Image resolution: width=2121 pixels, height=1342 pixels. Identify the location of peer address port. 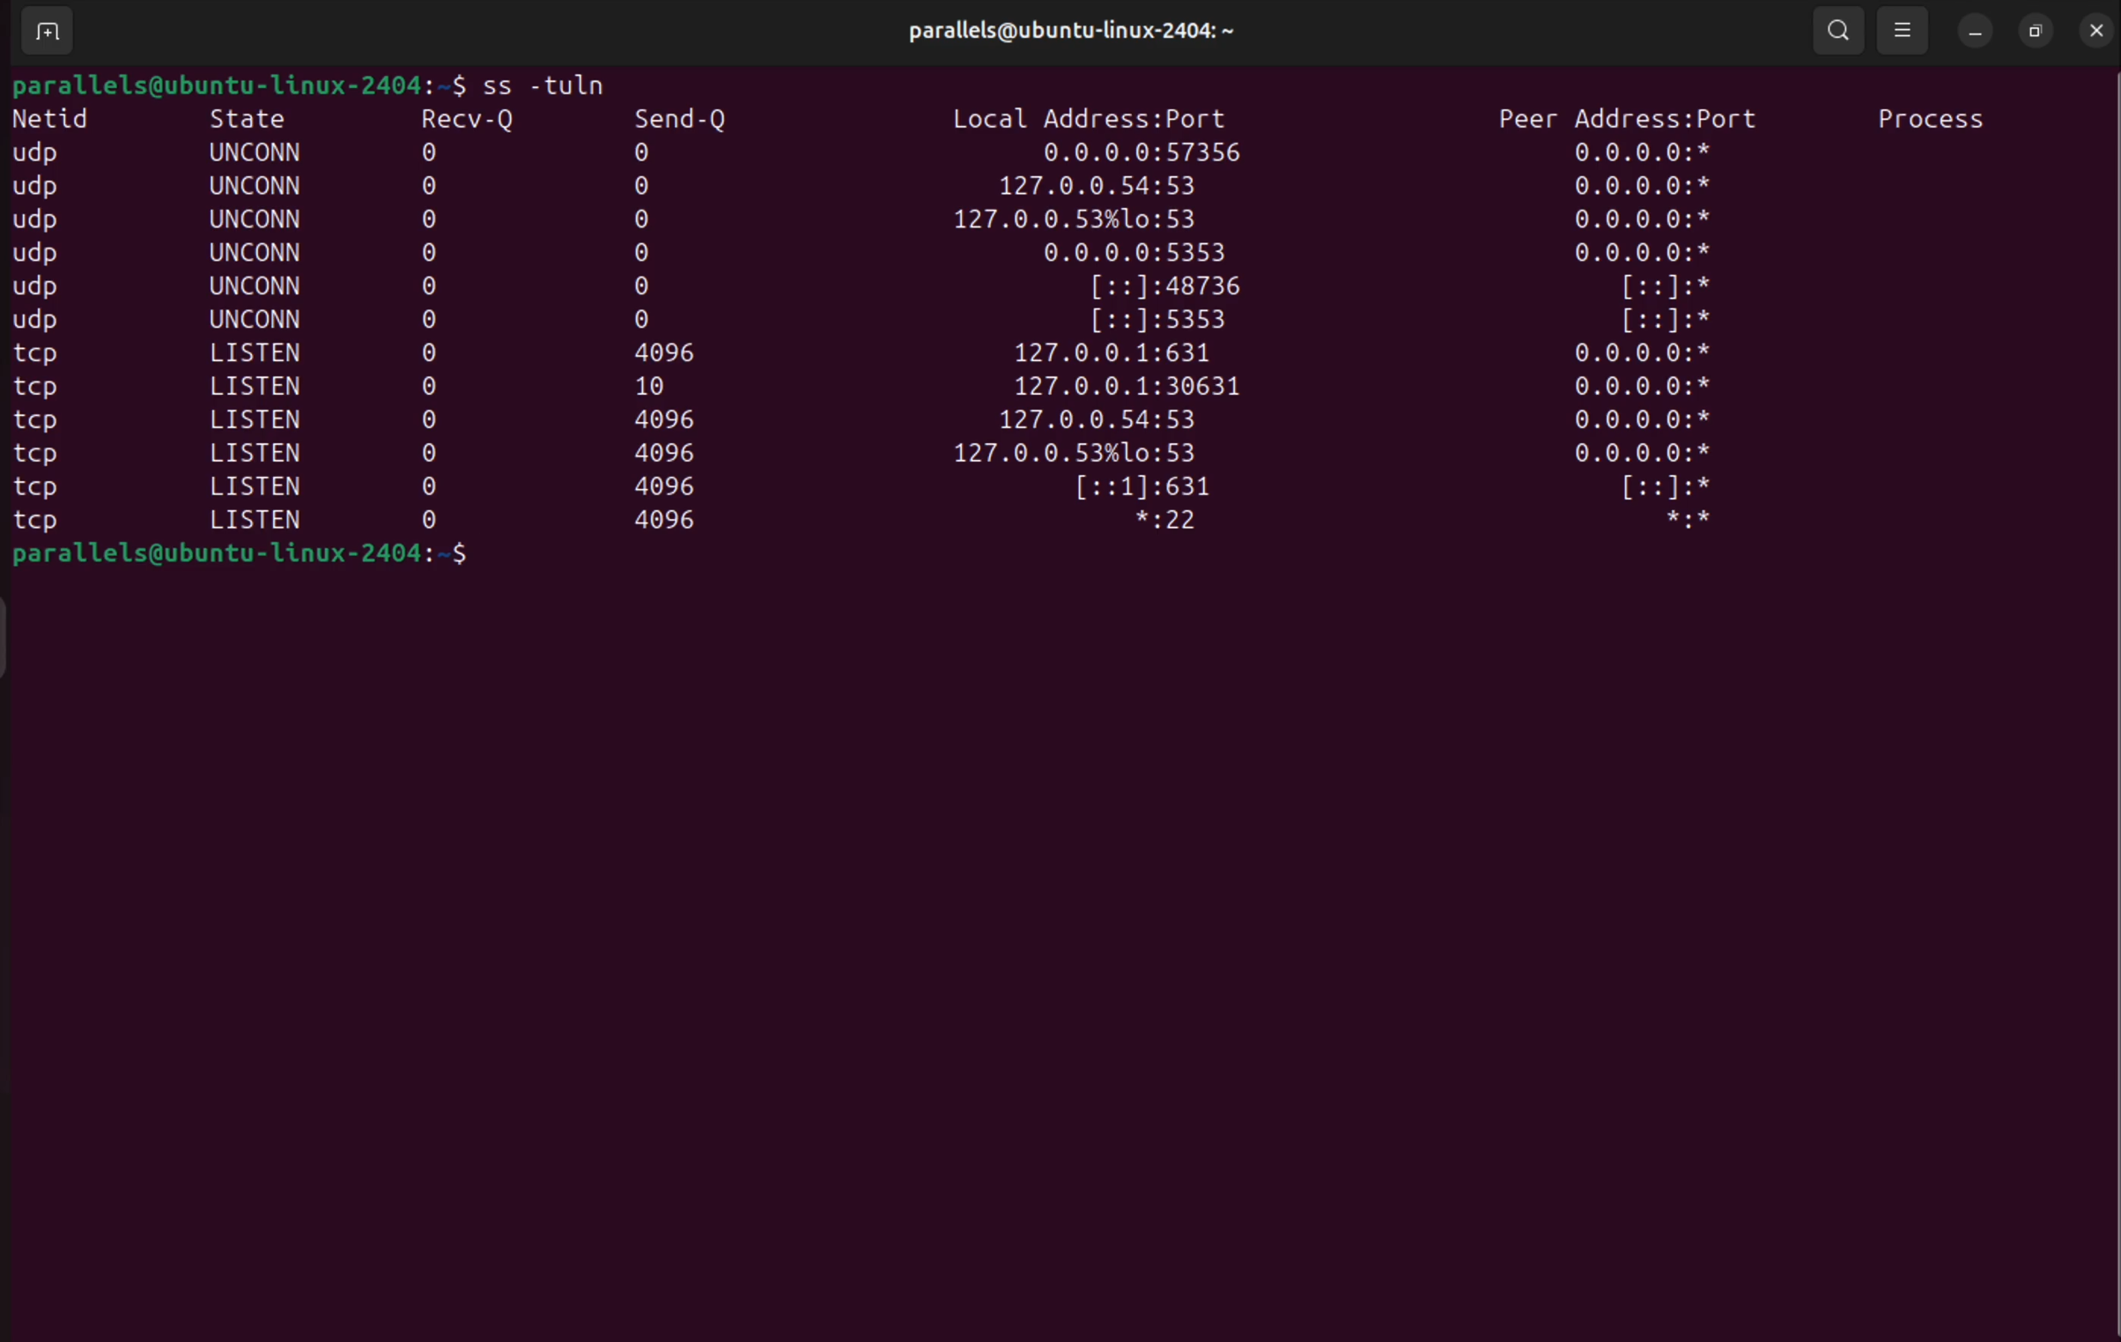
(1627, 114).